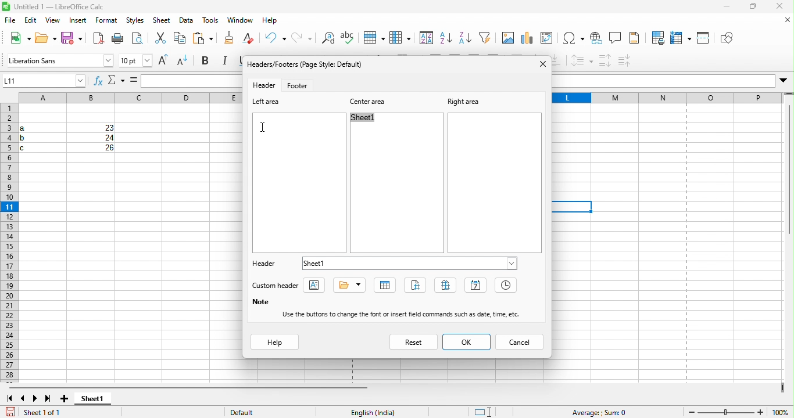 The image size is (794, 418). What do you see at coordinates (781, 7) in the screenshot?
I see `close` at bounding box center [781, 7].